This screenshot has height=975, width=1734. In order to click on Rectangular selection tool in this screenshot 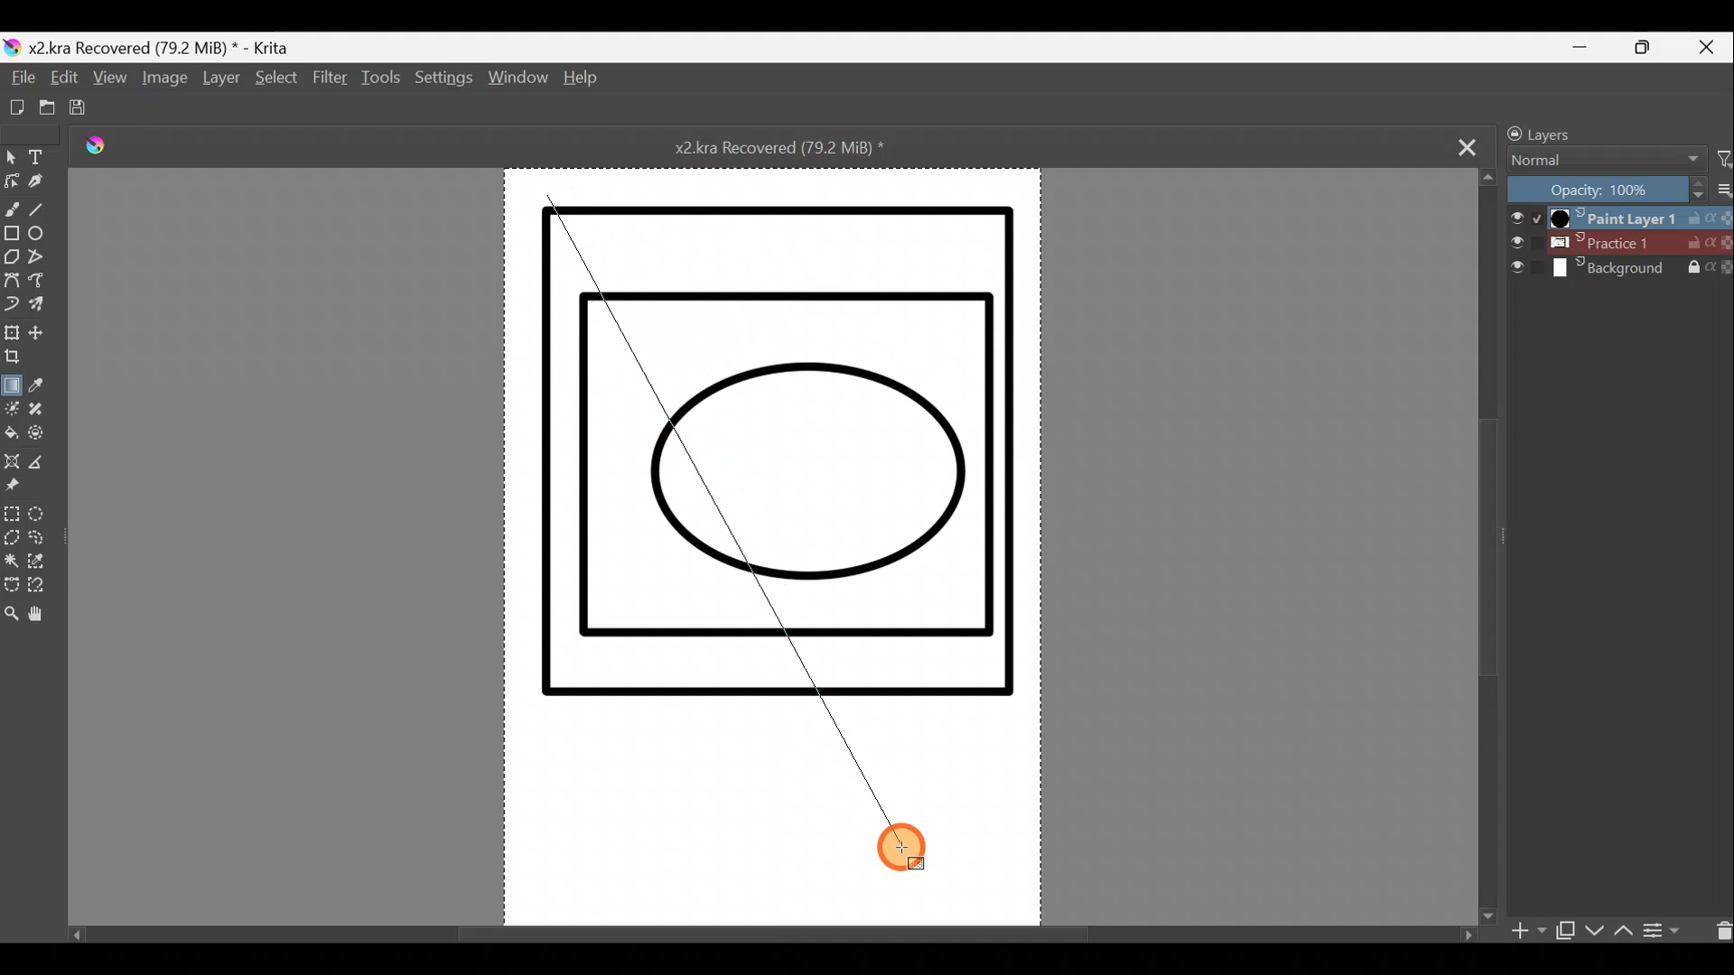, I will do `click(11, 516)`.